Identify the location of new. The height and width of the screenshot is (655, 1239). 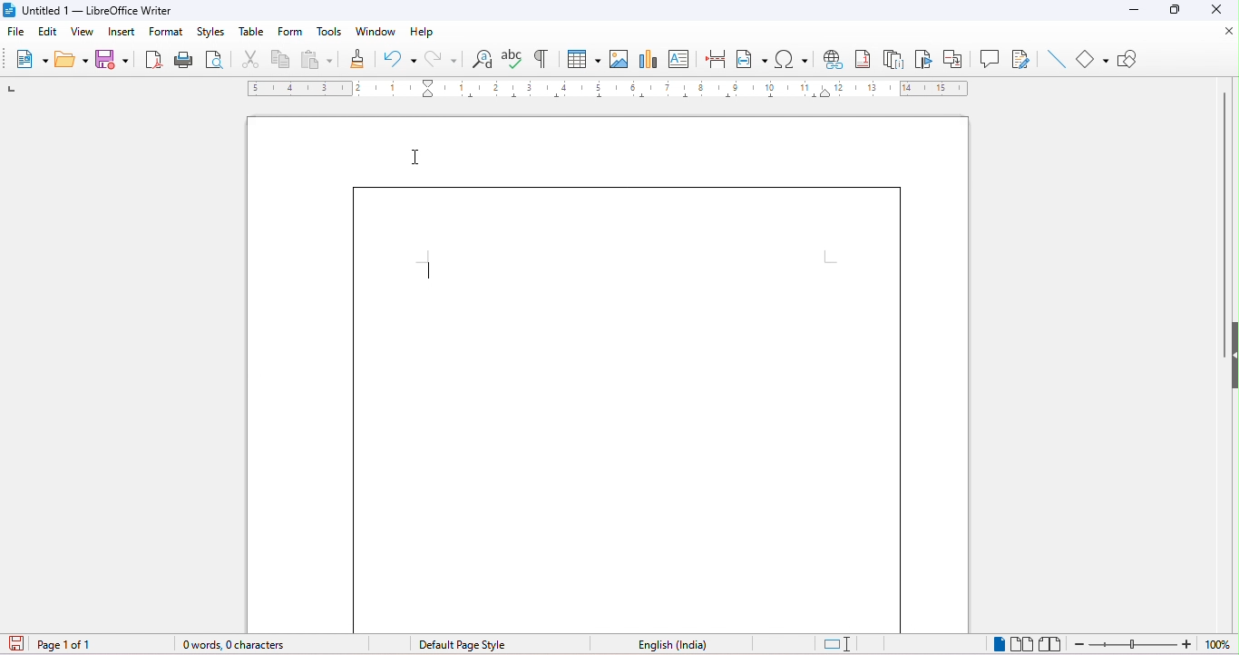
(31, 63).